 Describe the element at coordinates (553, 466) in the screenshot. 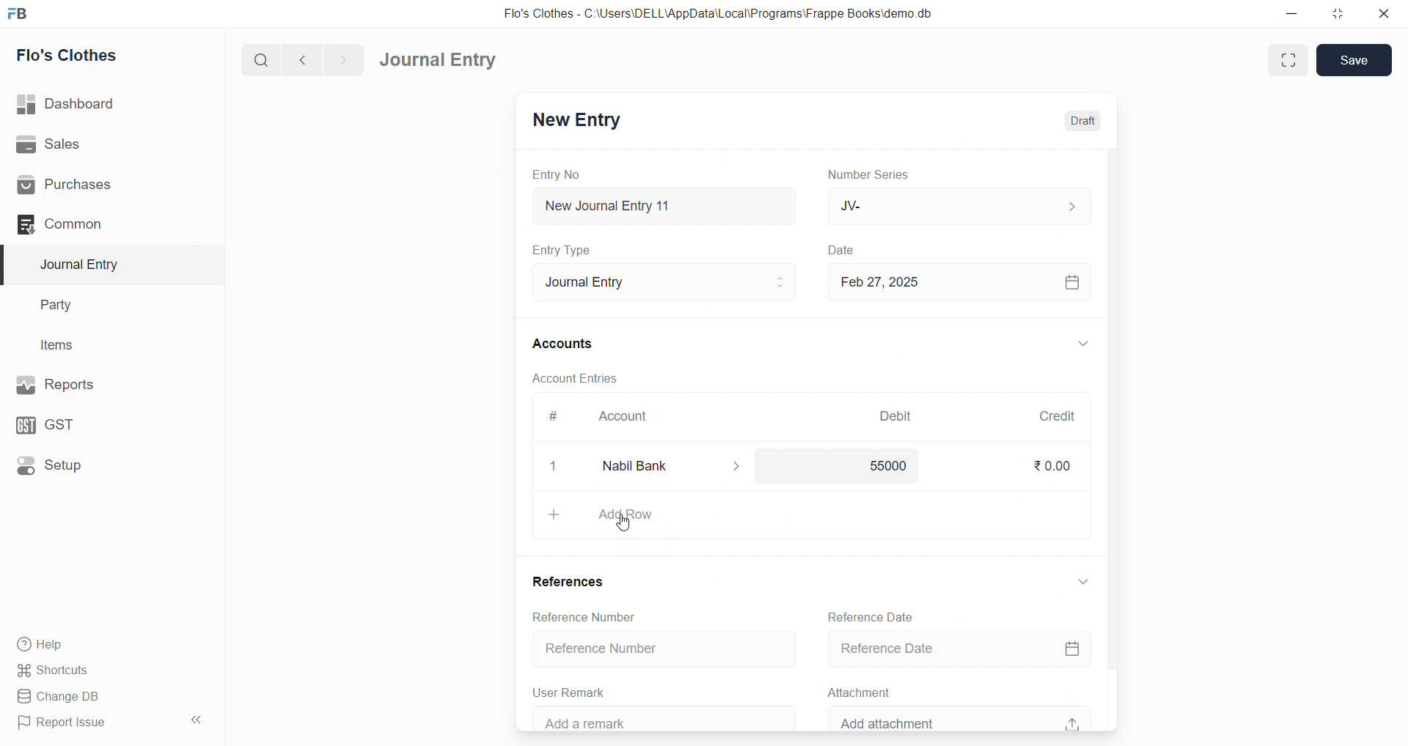

I see `close` at that location.